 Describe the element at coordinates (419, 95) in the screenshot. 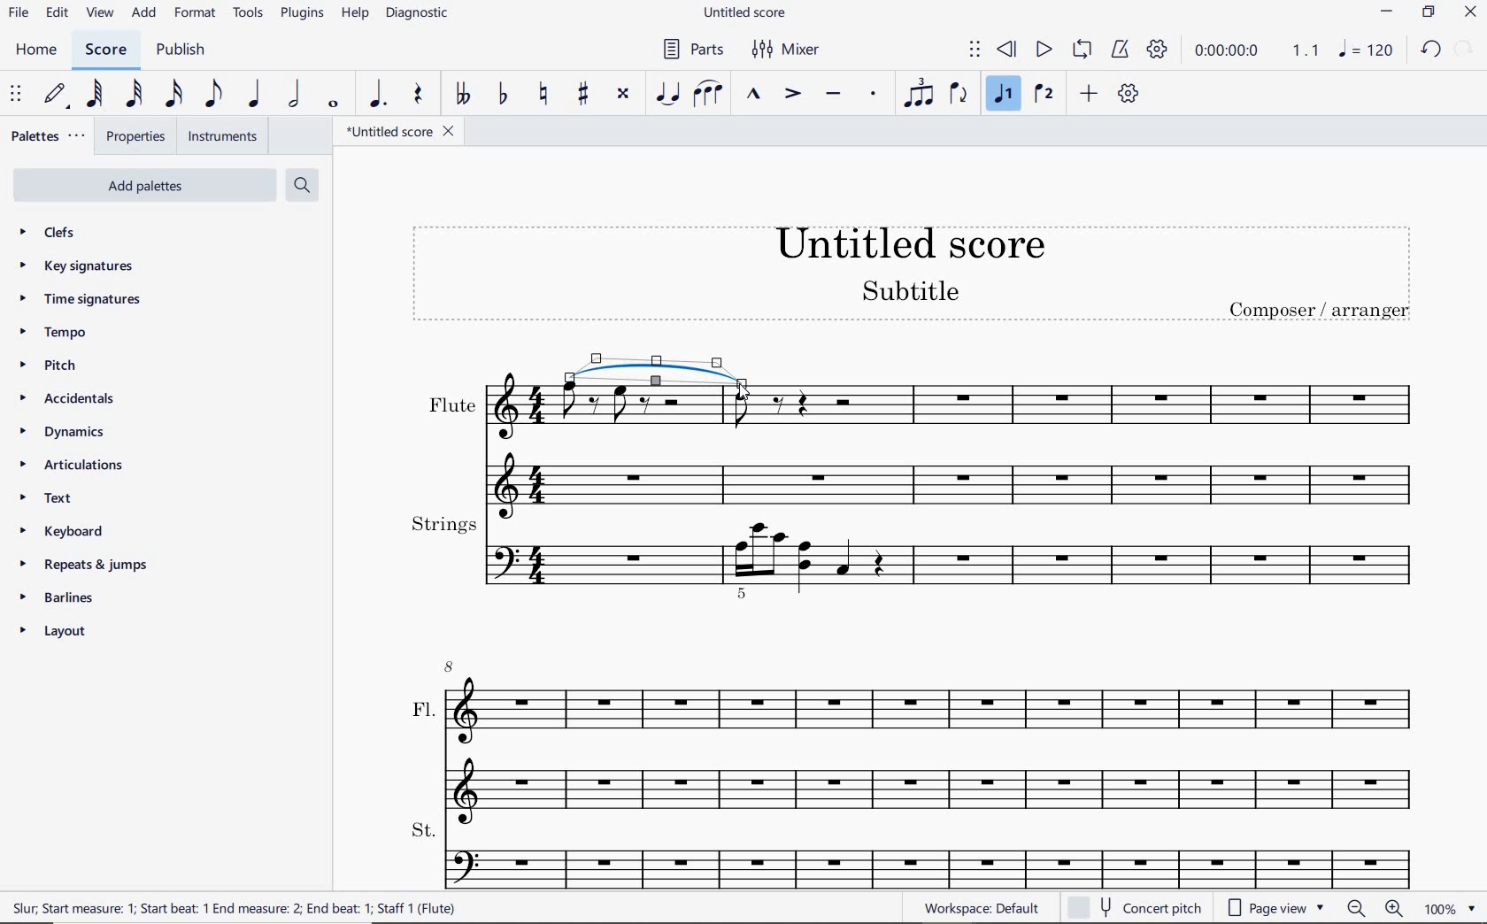

I see `REST` at that location.